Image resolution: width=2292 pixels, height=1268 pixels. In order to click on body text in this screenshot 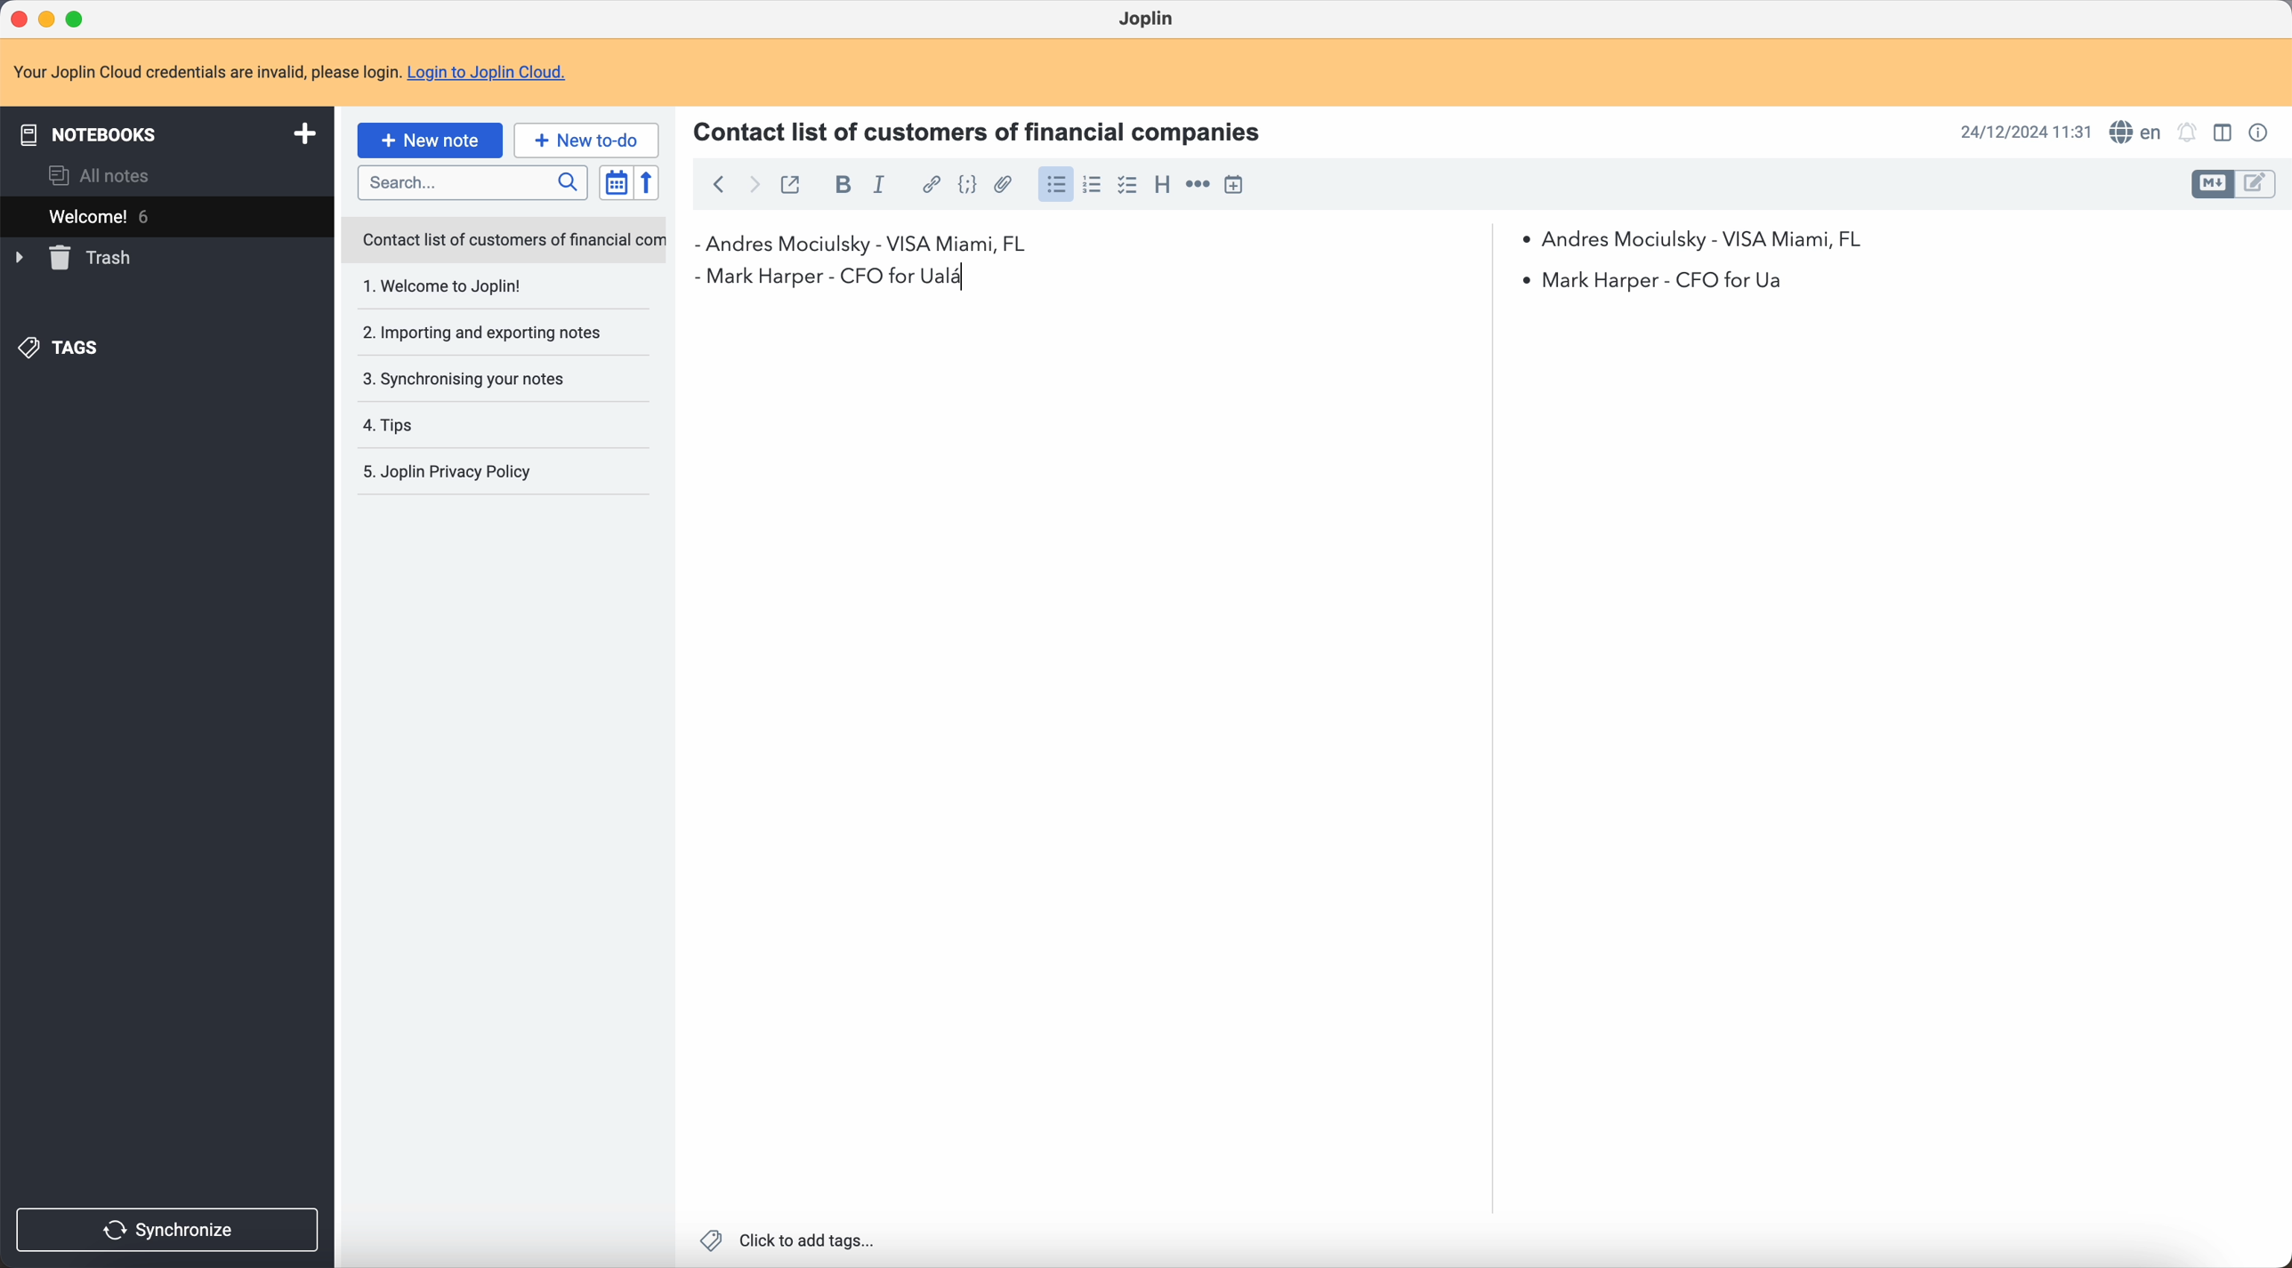, I will do `click(1883, 757)`.